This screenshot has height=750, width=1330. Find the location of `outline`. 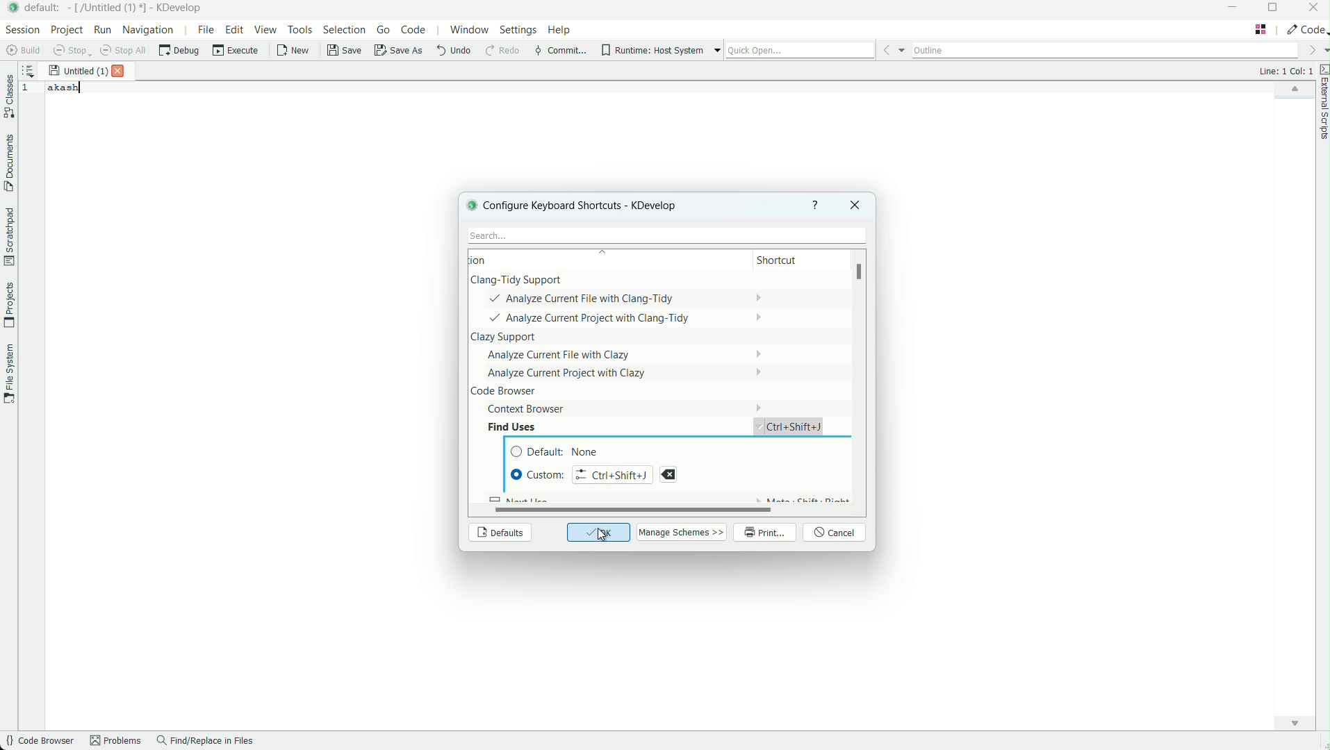

outline is located at coordinates (1105, 48).